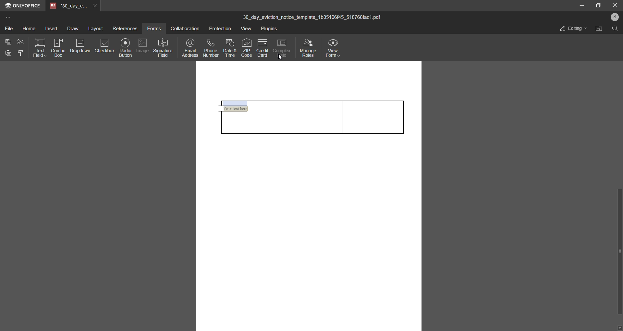 Image resolution: width=623 pixels, height=331 pixels. What do you see at coordinates (20, 42) in the screenshot?
I see `cut` at bounding box center [20, 42].